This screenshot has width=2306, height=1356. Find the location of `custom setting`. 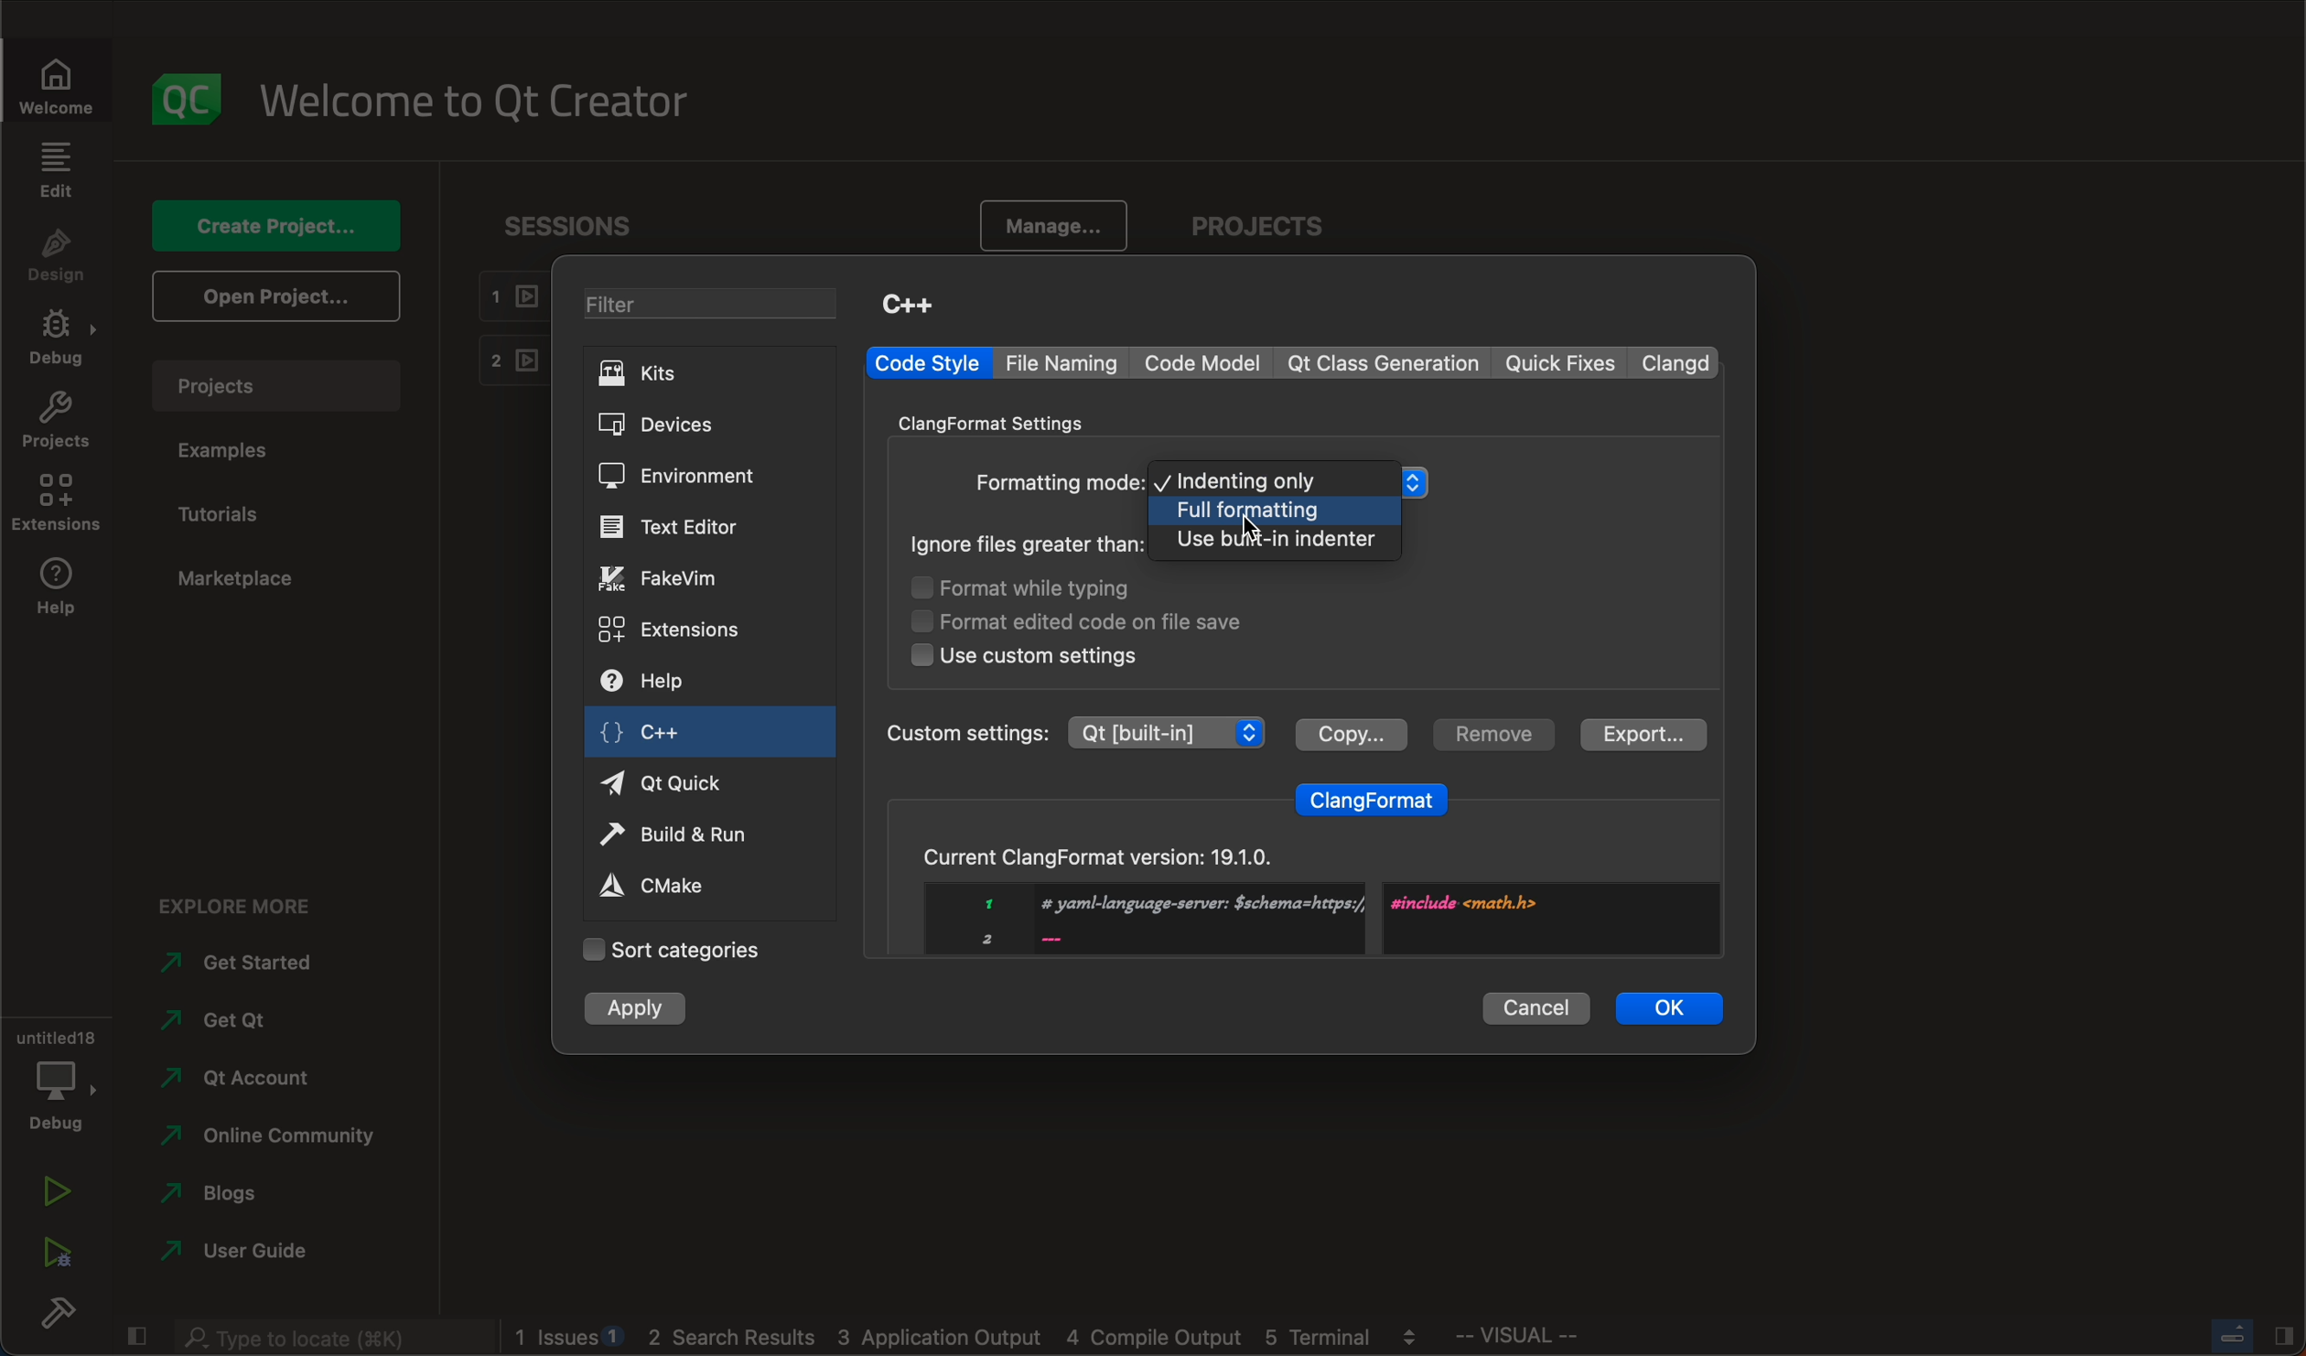

custom setting is located at coordinates (1072, 732).